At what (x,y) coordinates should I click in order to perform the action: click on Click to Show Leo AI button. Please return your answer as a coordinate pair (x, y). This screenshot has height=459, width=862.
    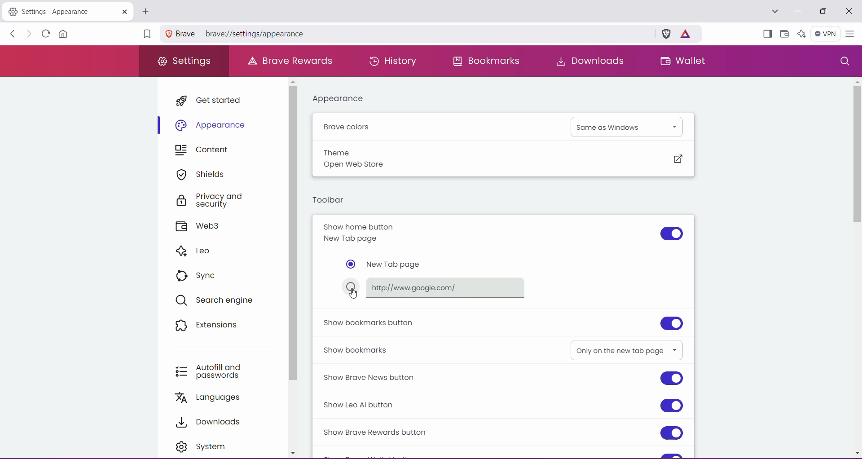
    Looking at the image, I should click on (672, 405).